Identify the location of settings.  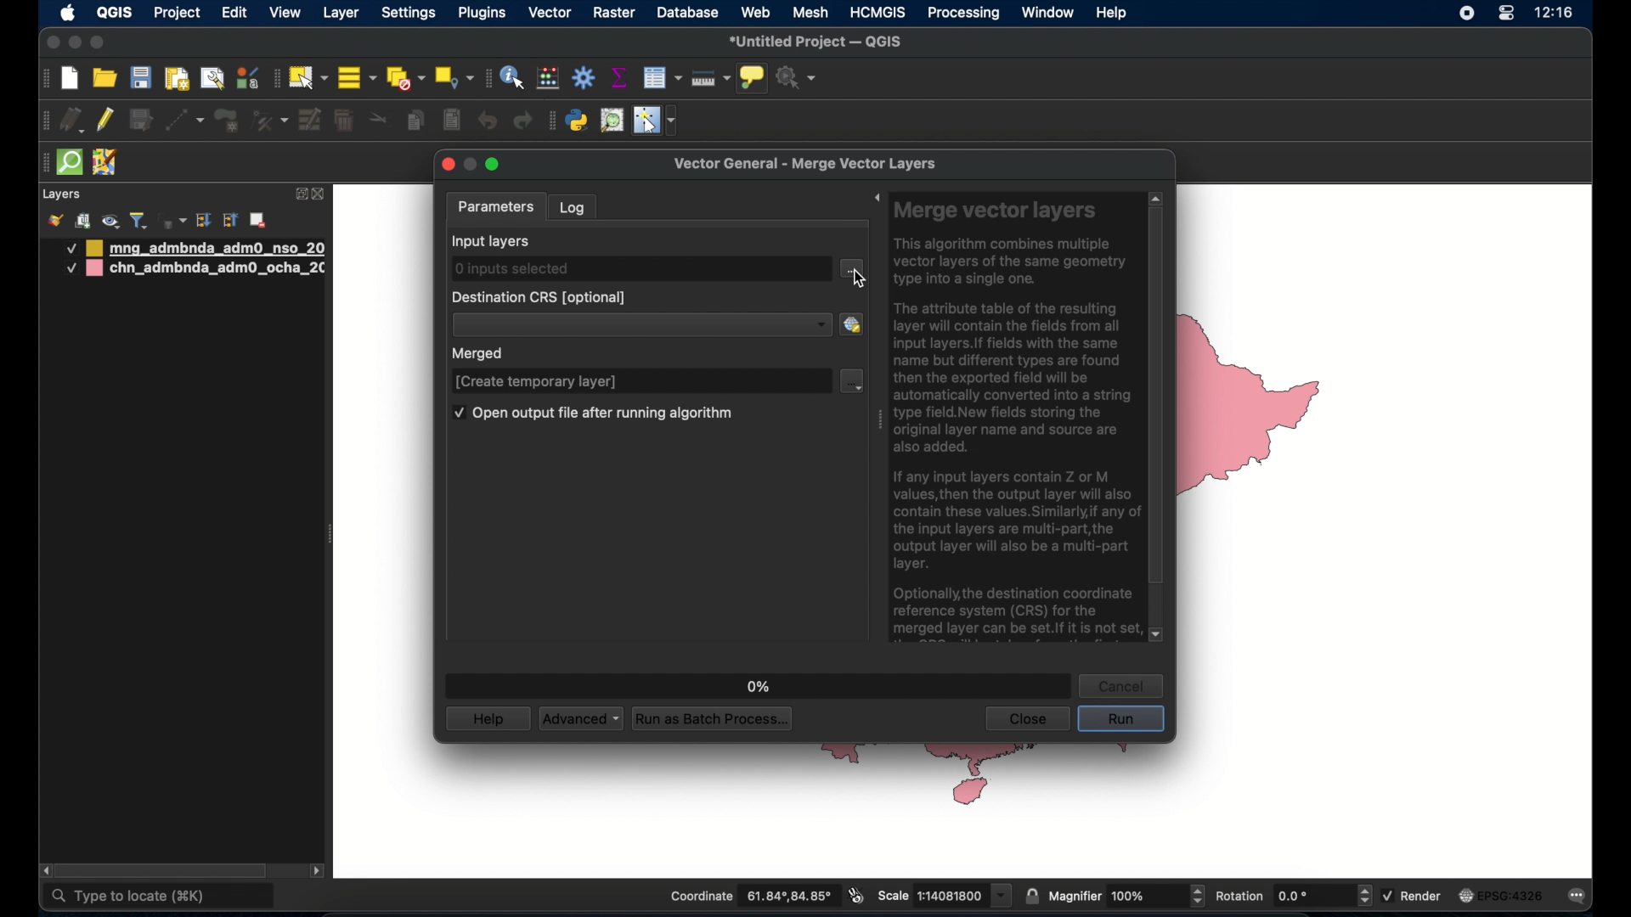
(410, 14).